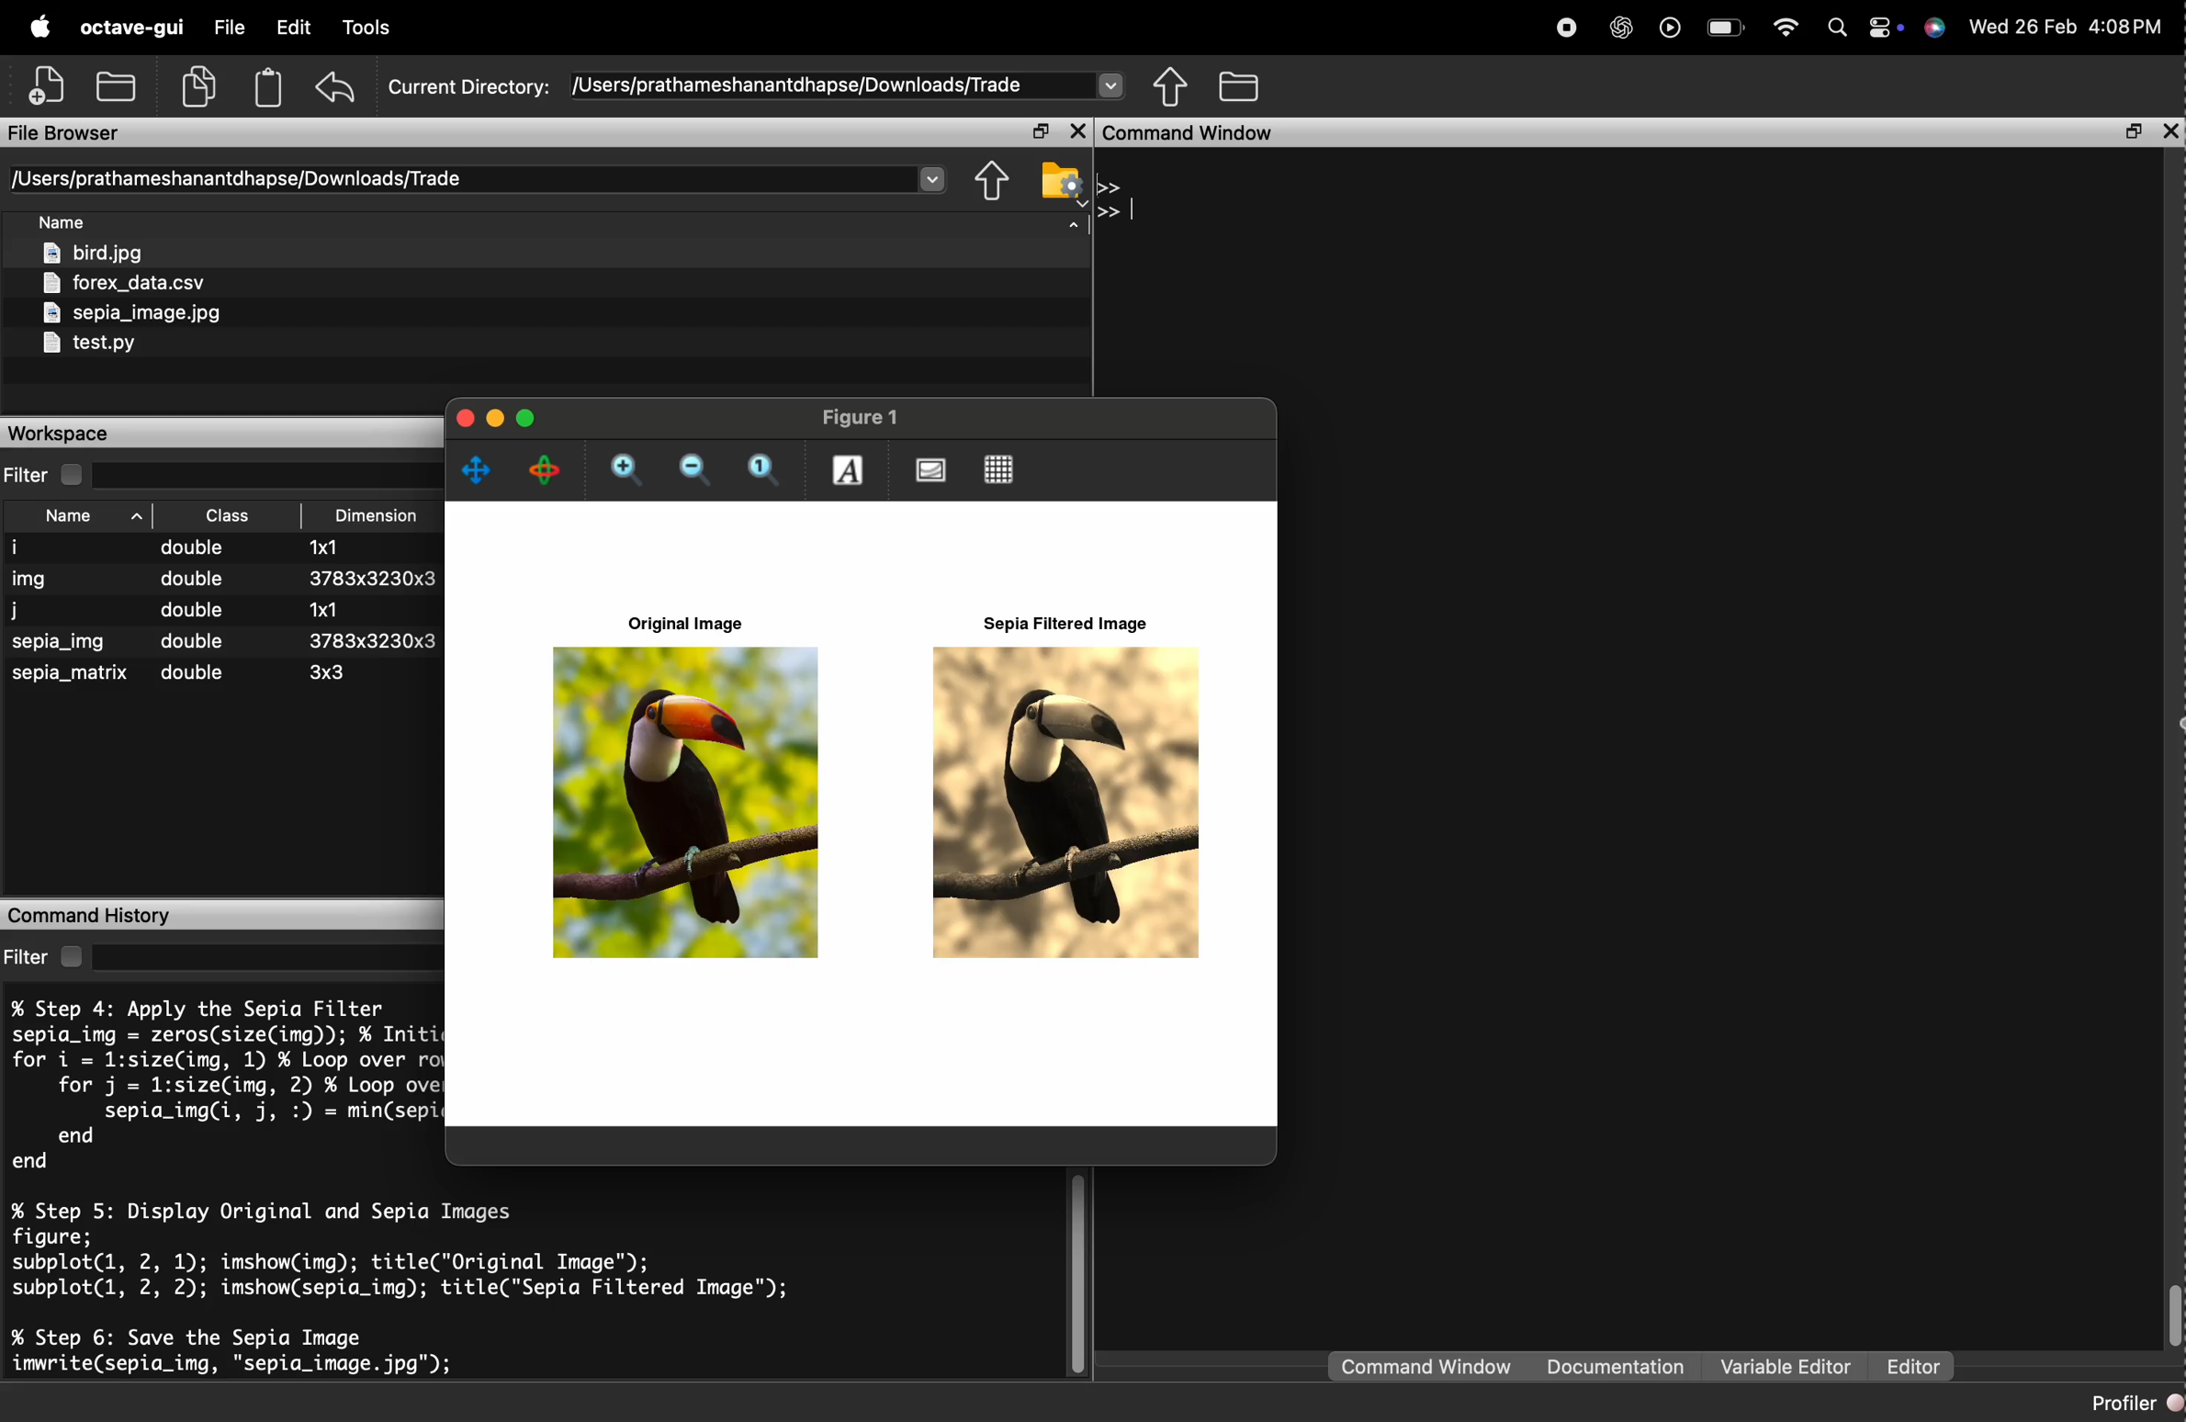 The width and height of the screenshot is (2186, 1422). What do you see at coordinates (1568, 29) in the screenshot?
I see `stop recording` at bounding box center [1568, 29].